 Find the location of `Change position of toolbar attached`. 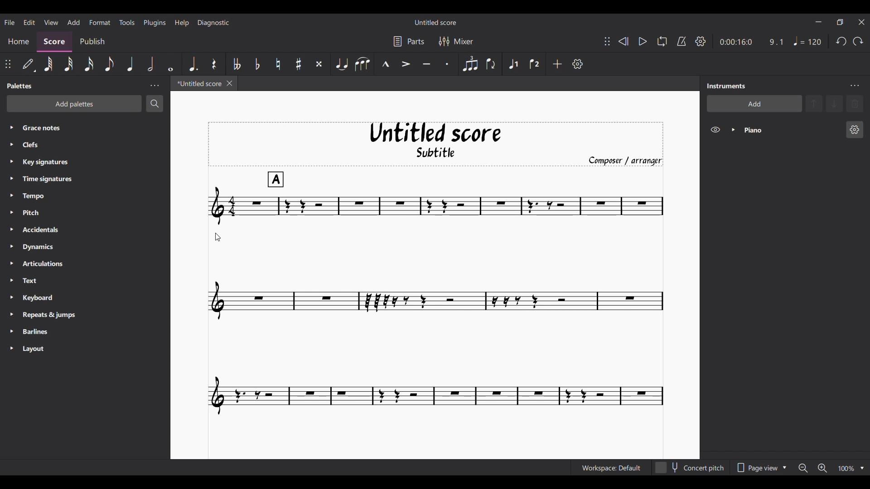

Change position of toolbar attached is located at coordinates (607, 41).